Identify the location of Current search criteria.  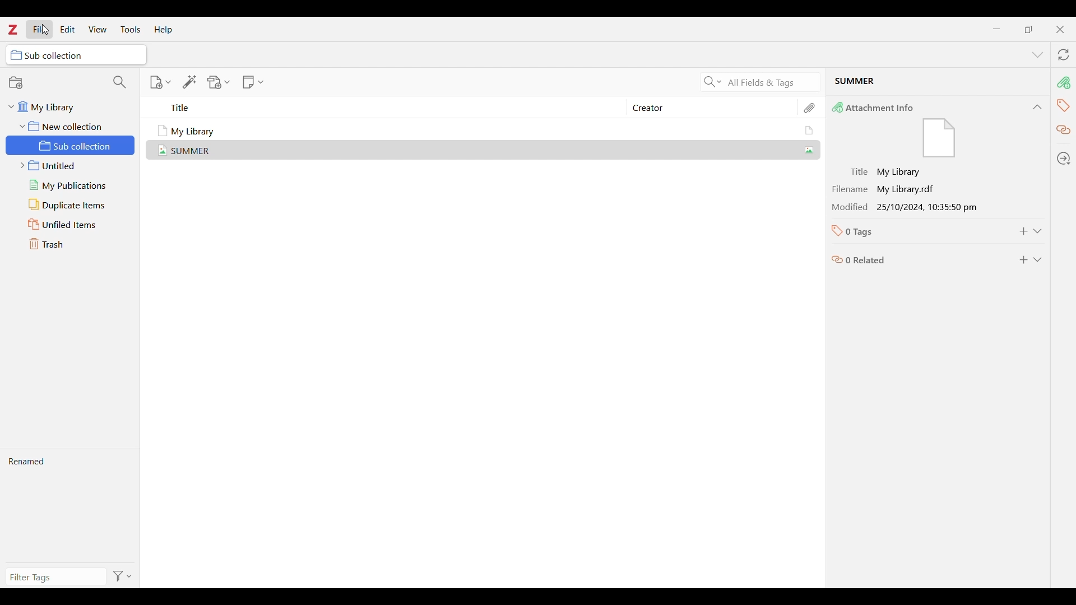
(771, 82).